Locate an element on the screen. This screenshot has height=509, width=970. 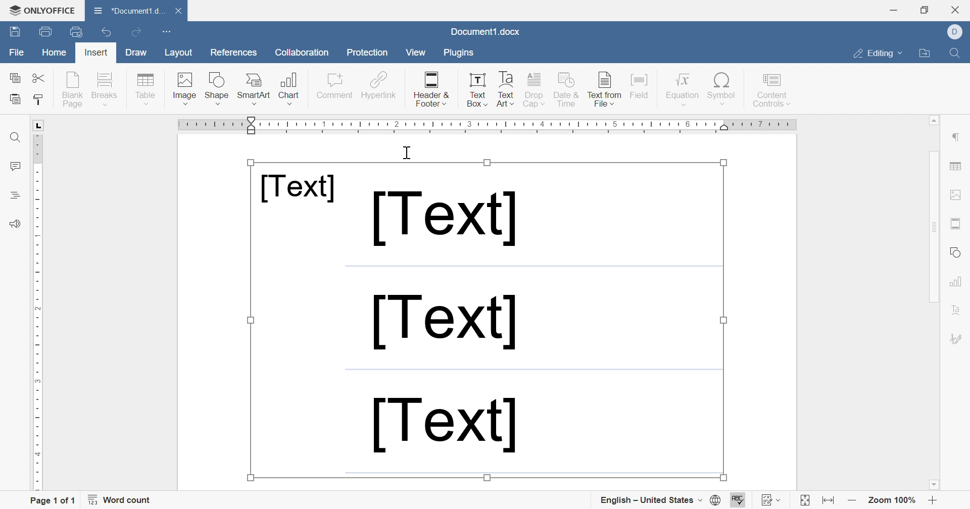
Paragraph settings is located at coordinates (956, 137).